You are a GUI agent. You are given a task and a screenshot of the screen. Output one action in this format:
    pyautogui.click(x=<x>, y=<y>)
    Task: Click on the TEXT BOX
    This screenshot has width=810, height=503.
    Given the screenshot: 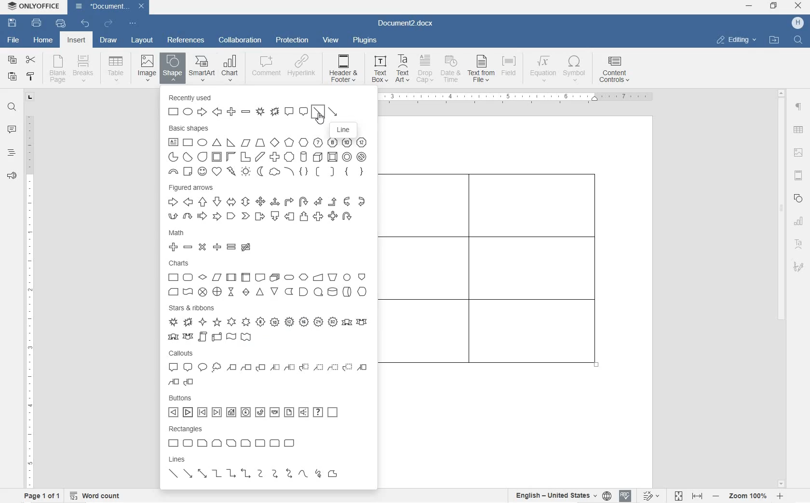 What is the action you would take?
    pyautogui.click(x=378, y=70)
    